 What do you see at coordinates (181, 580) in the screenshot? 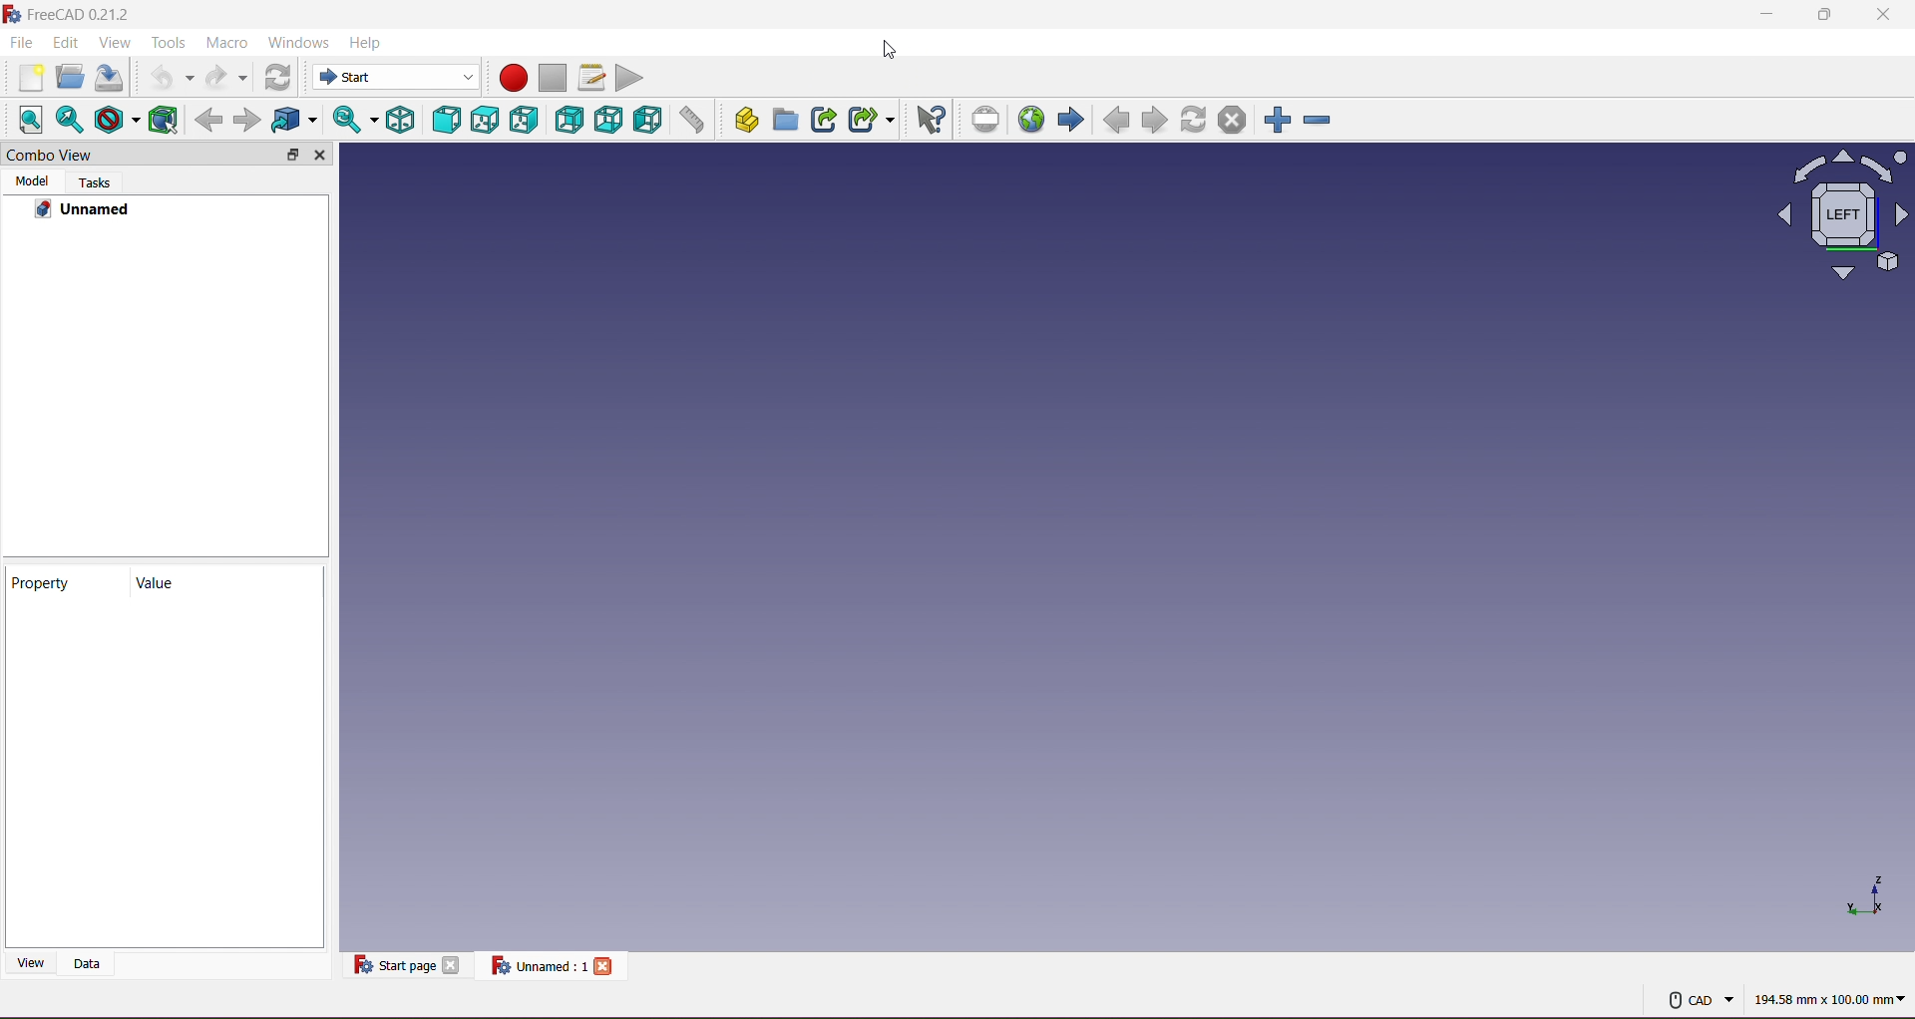
I see `Value` at bounding box center [181, 580].